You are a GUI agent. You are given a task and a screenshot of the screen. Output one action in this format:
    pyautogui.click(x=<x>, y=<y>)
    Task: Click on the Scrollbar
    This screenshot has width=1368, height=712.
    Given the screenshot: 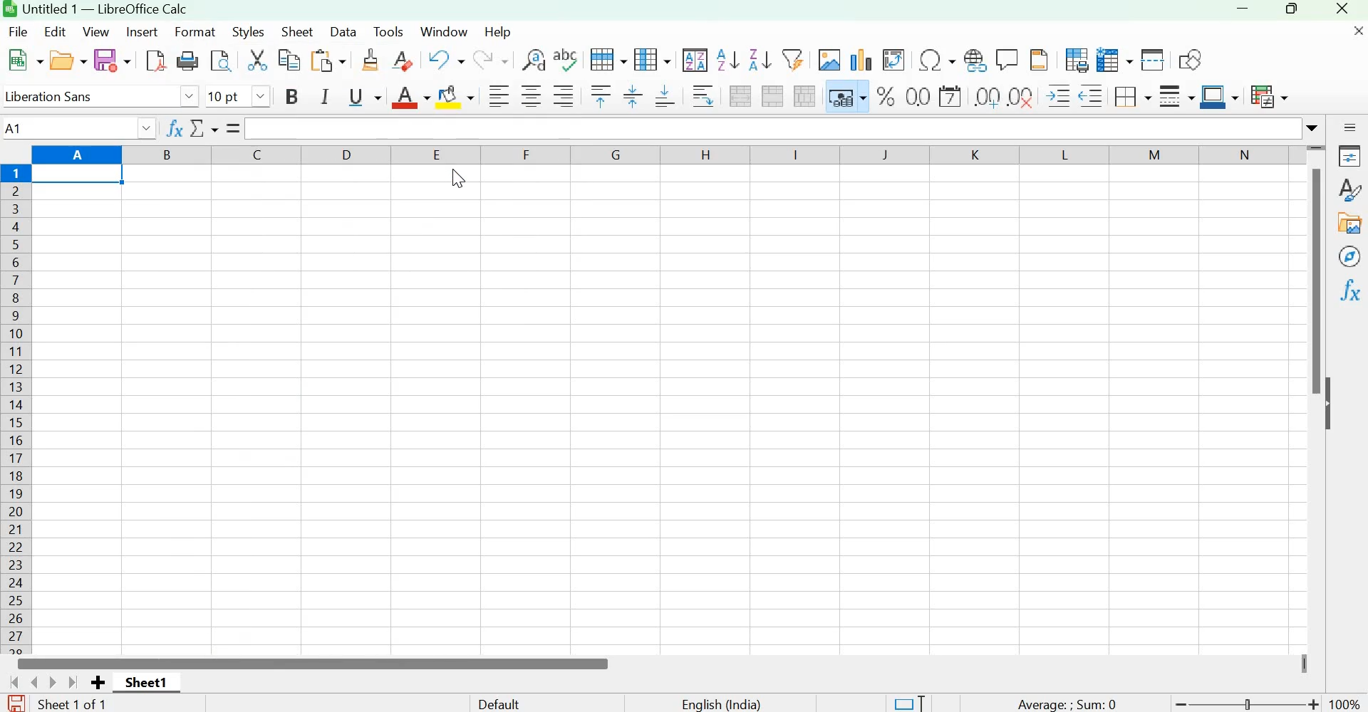 What is the action you would take?
    pyautogui.click(x=316, y=663)
    